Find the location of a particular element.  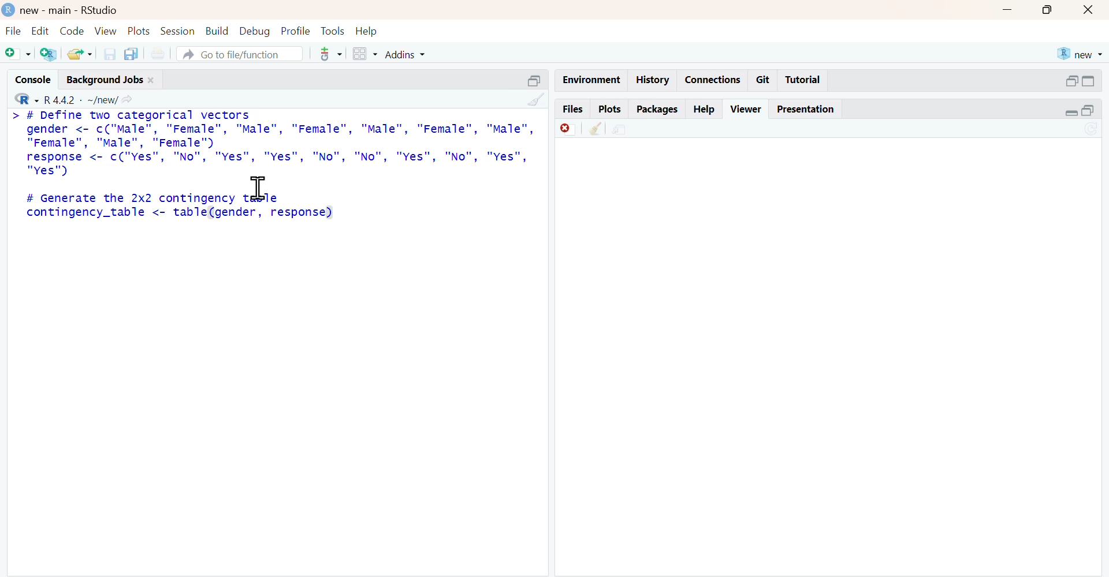

git is located at coordinates (764, 80).